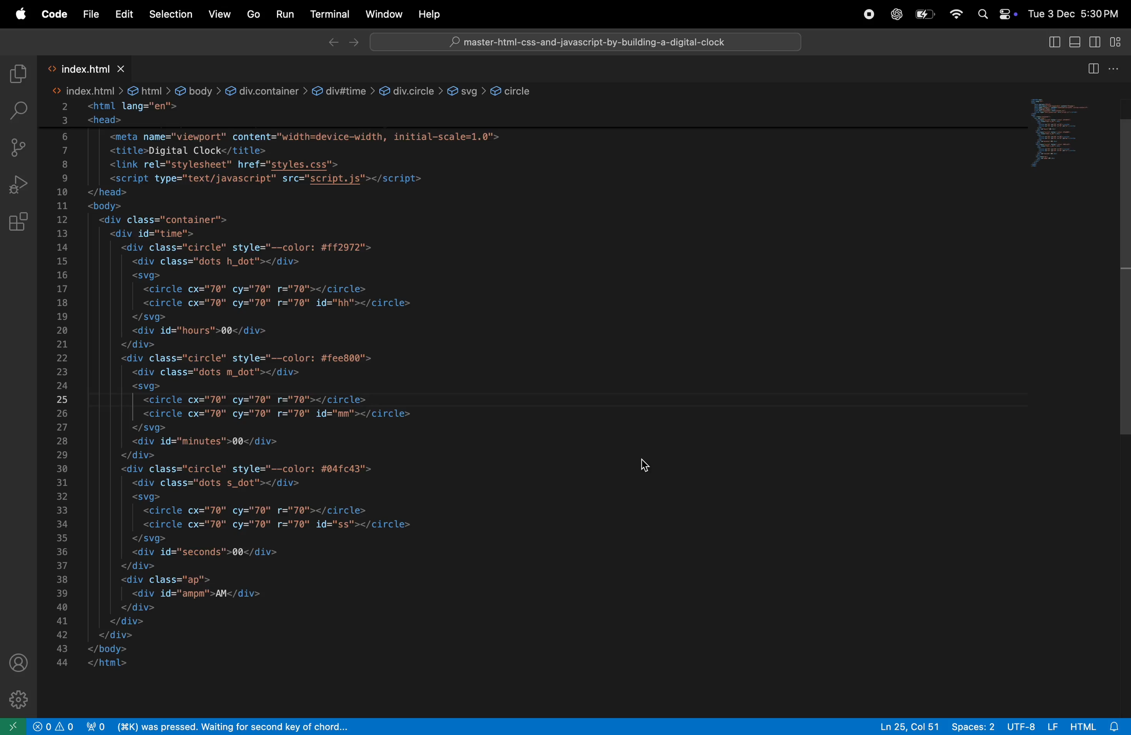 The image size is (1131, 735). Describe the element at coordinates (17, 661) in the screenshot. I see `profile` at that location.